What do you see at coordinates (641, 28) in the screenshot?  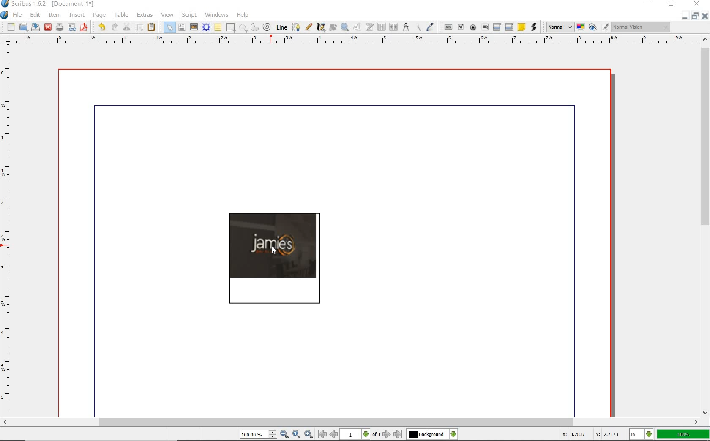 I see `visual appearance of the display` at bounding box center [641, 28].